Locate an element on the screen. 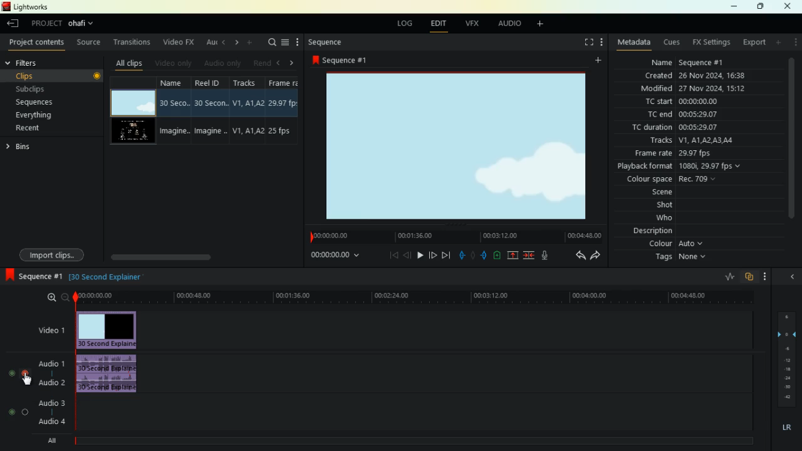 Image resolution: width=802 pixels, height=451 pixels. ALL timeline track is located at coordinates (418, 440).